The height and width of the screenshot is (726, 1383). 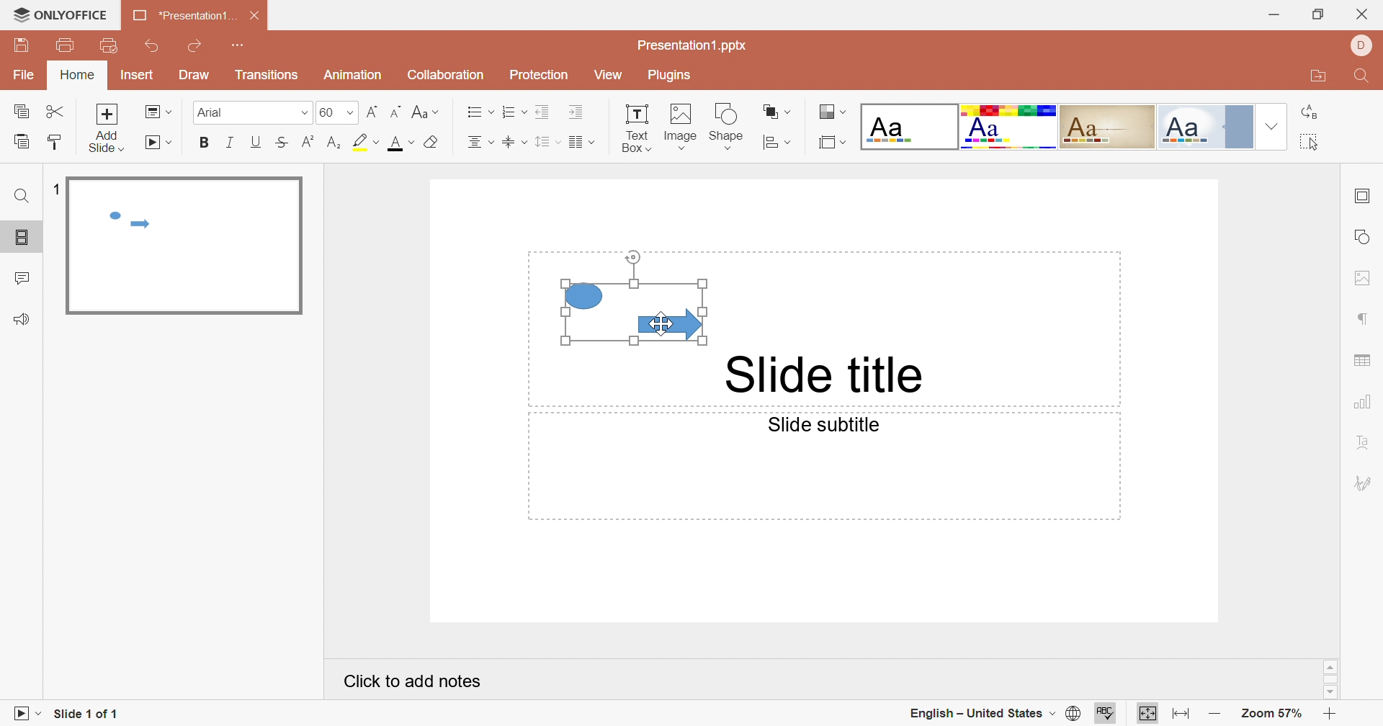 What do you see at coordinates (66, 45) in the screenshot?
I see `Print` at bounding box center [66, 45].